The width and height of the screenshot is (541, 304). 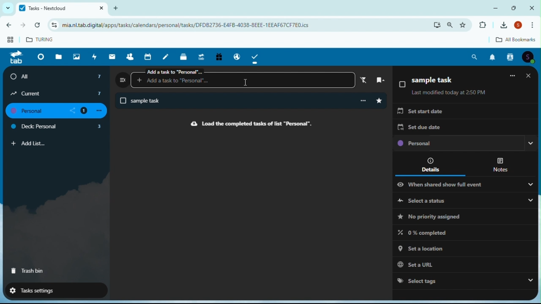 What do you see at coordinates (57, 93) in the screenshot?
I see `current` at bounding box center [57, 93].